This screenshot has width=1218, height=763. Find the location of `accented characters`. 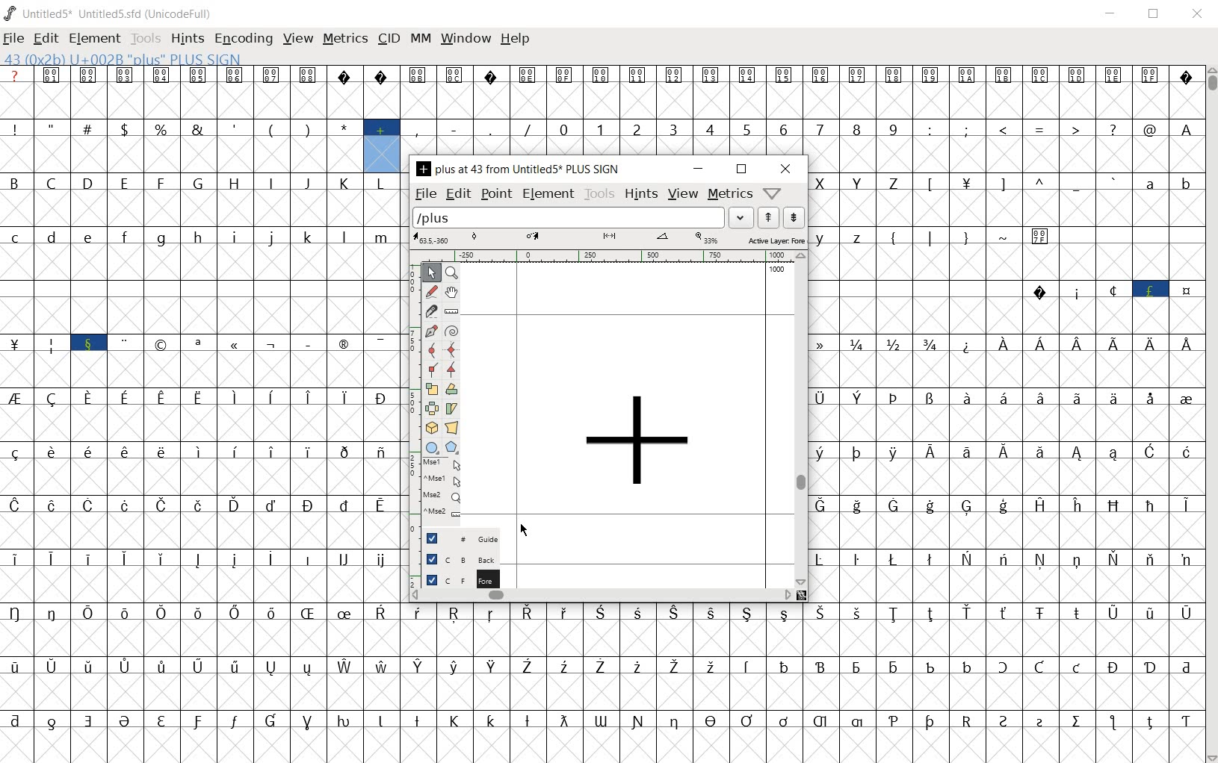

accented characters is located at coordinates (295, 630).